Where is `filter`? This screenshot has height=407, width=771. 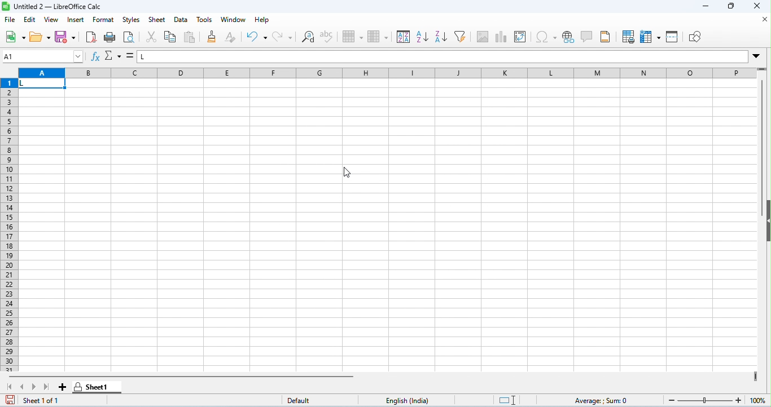 filter is located at coordinates (460, 37).